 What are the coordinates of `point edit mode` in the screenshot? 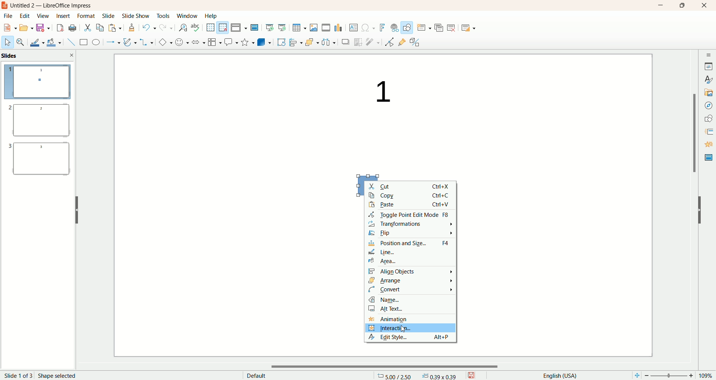 It's located at (389, 42).